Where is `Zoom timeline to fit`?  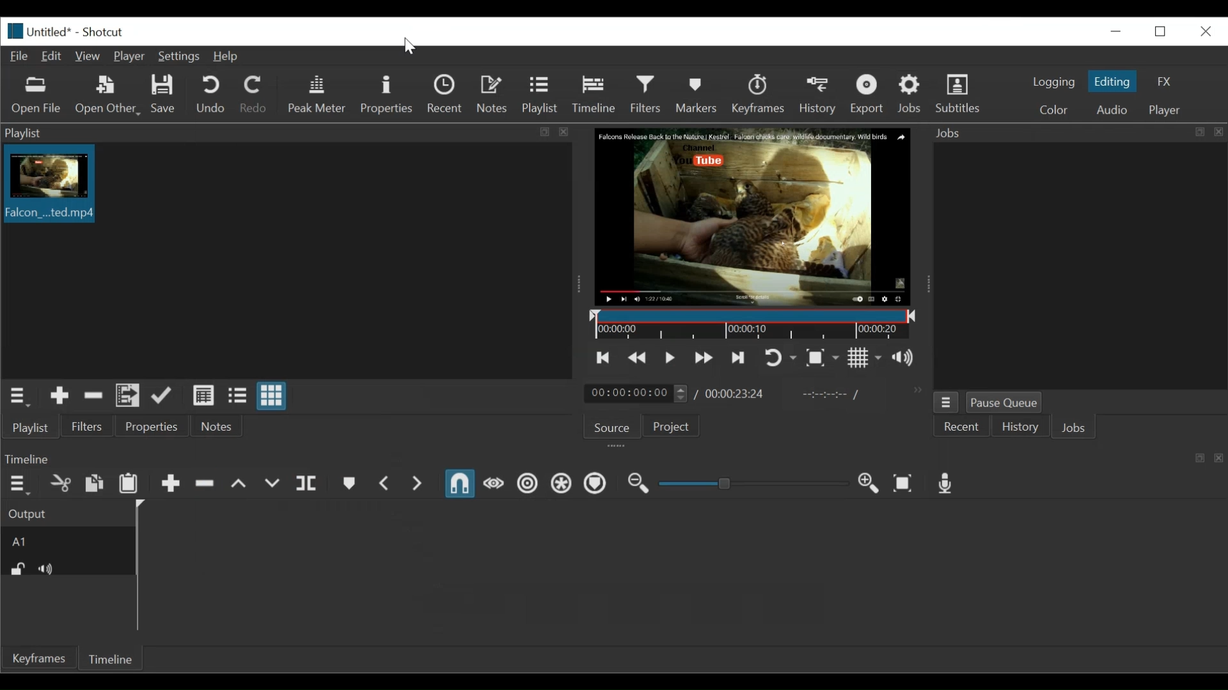 Zoom timeline to fit is located at coordinates (906, 484).